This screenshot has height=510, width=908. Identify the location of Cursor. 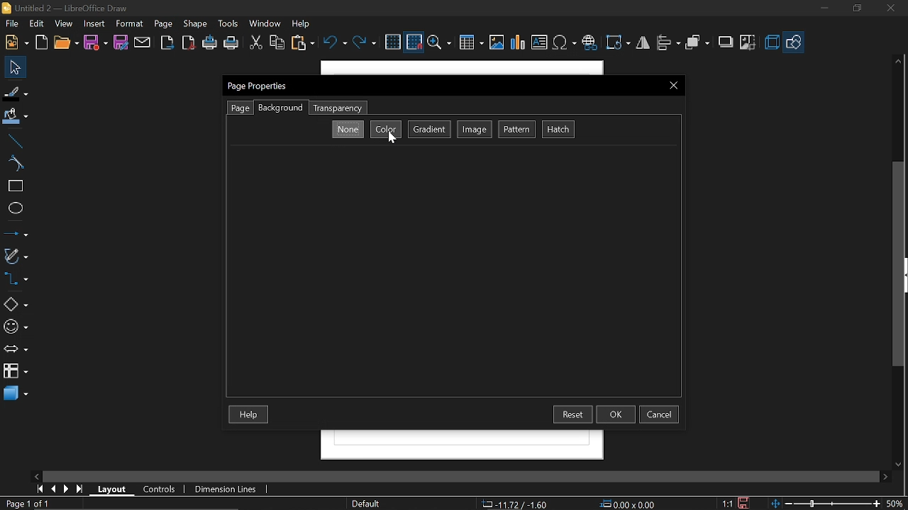
(391, 139).